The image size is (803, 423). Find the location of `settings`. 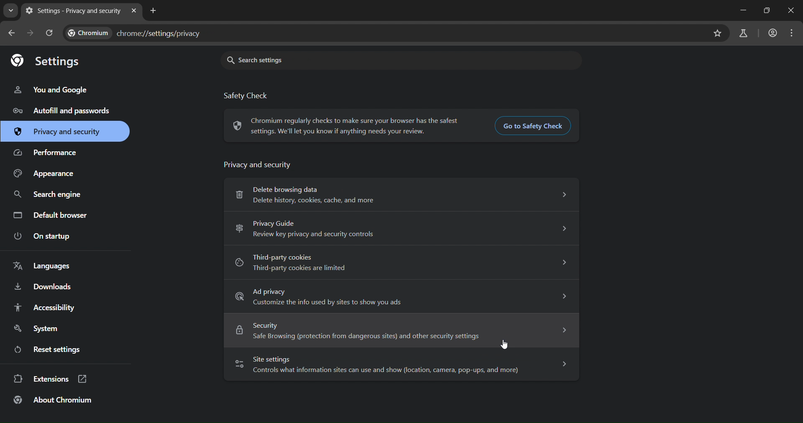

settings is located at coordinates (51, 61).